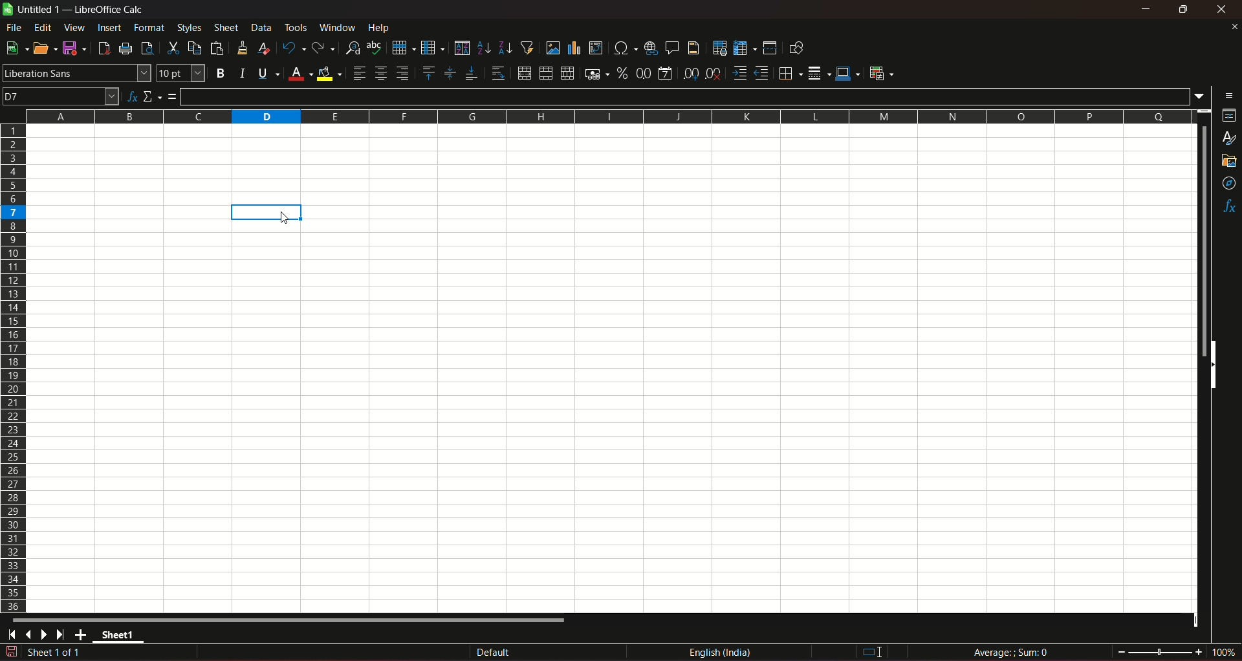 This screenshot has height=661, width=1242. I want to click on scroll to last, so click(64, 635).